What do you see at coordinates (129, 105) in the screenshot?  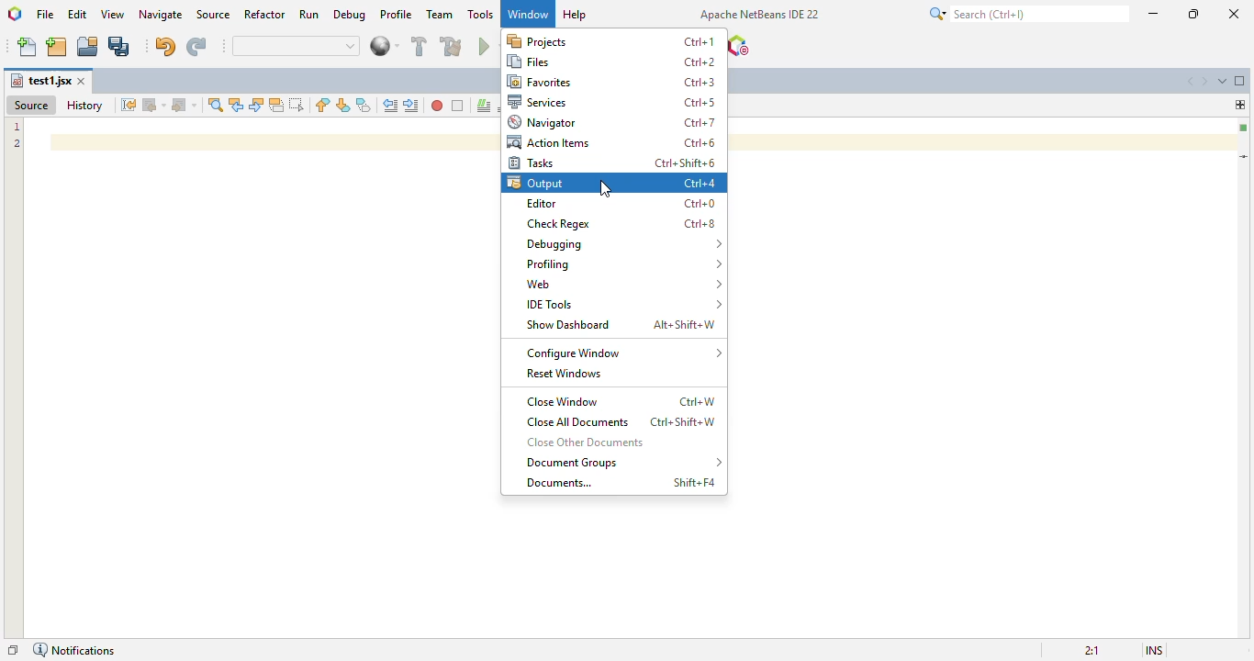 I see `last edit` at bounding box center [129, 105].